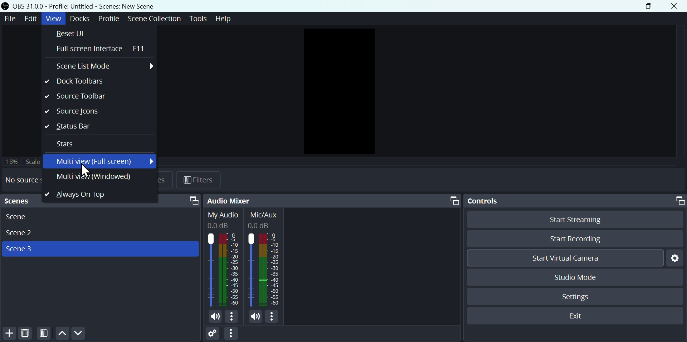 This screenshot has height=342, width=687. I want to click on File, so click(9, 19).